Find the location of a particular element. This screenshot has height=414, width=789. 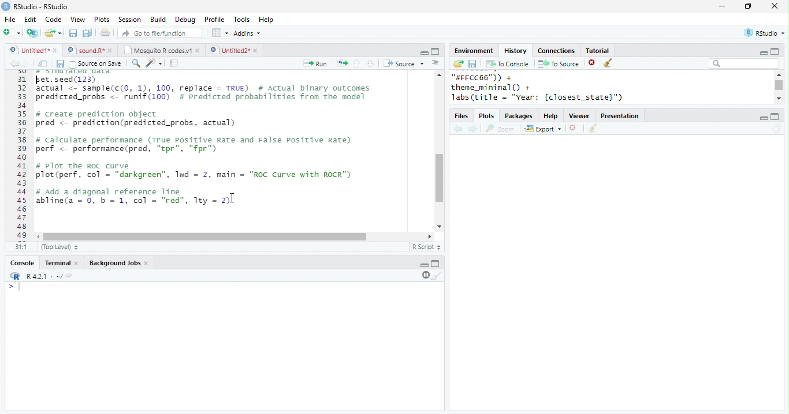

# Plot the ROC curveplot(perf, col - "darkgreen”, 1wd = 2, main = "ROC Curve with ROCR") is located at coordinates (196, 171).